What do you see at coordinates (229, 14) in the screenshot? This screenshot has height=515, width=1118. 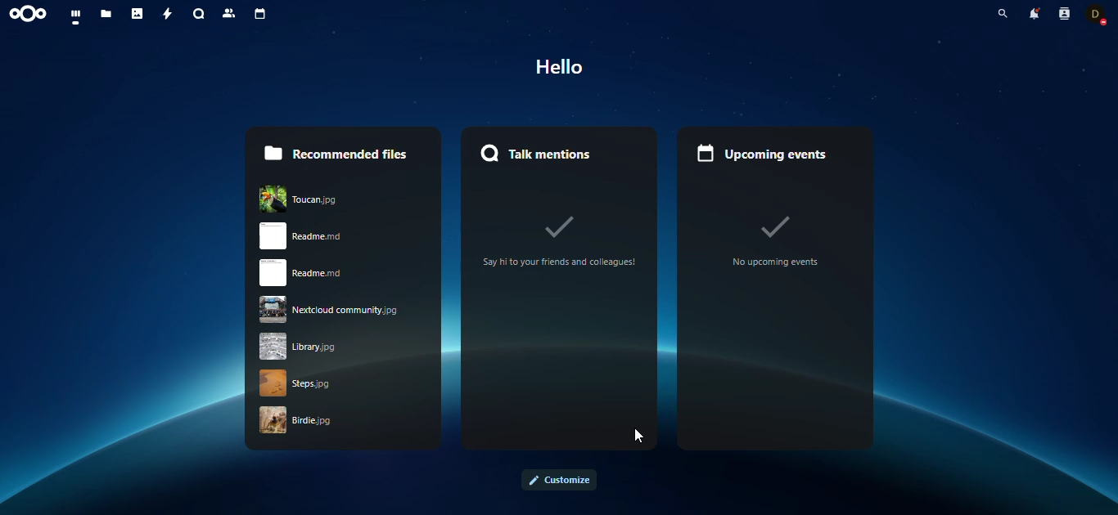 I see `contacts` at bounding box center [229, 14].